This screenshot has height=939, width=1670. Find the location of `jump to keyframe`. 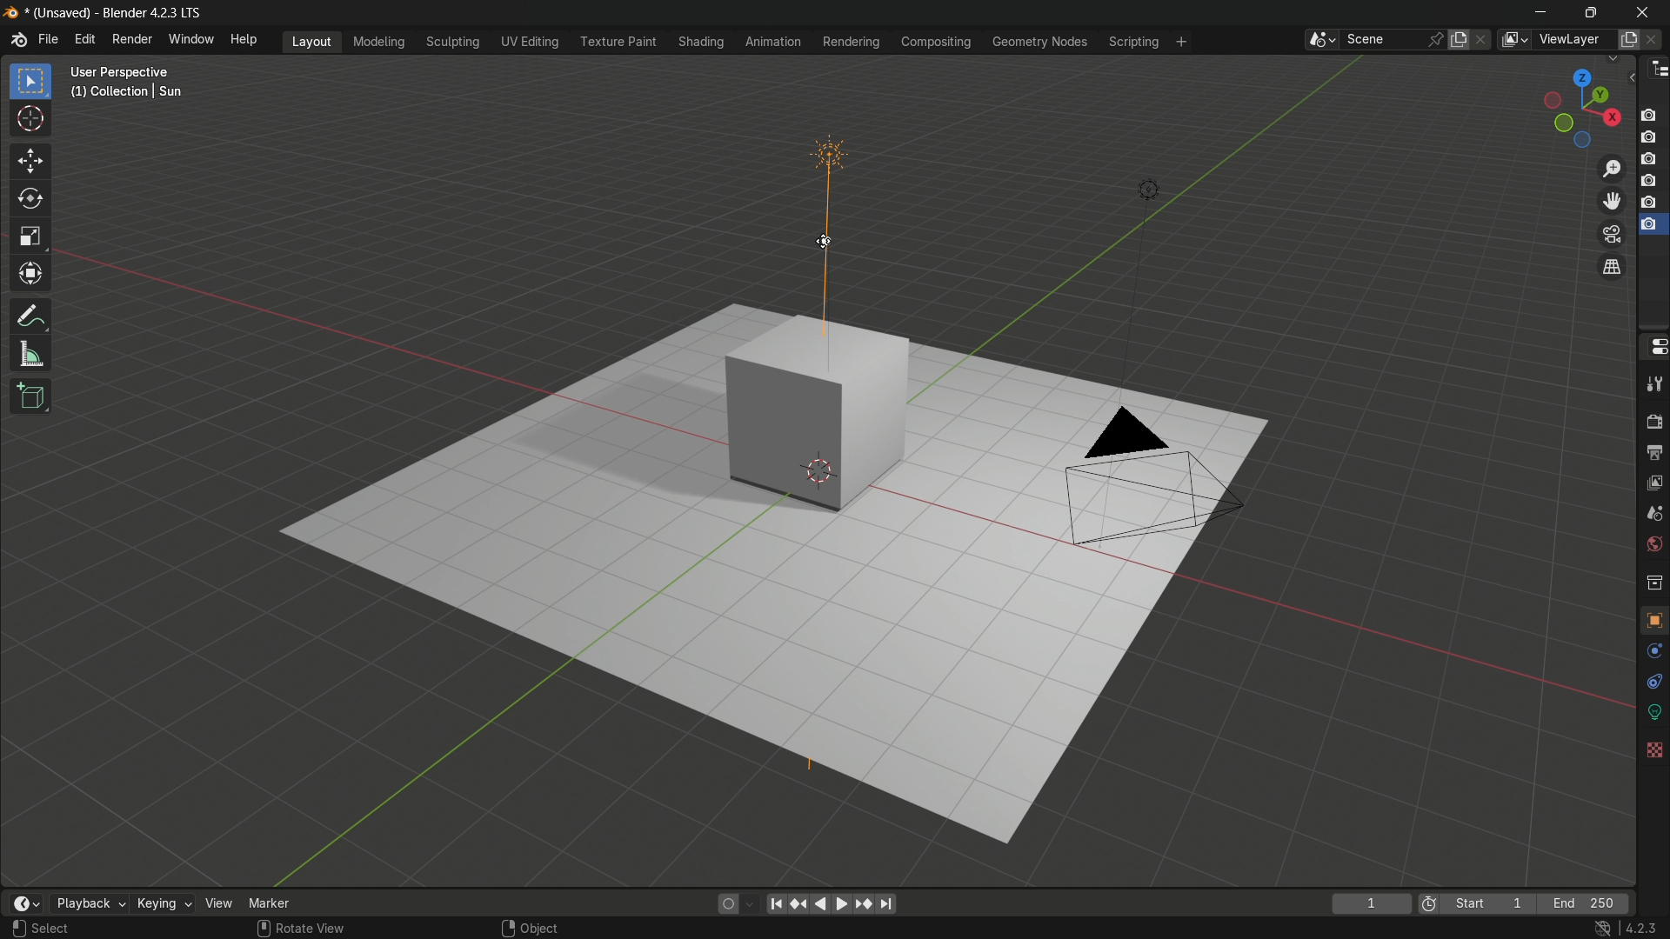

jump to keyframe is located at coordinates (863, 905).